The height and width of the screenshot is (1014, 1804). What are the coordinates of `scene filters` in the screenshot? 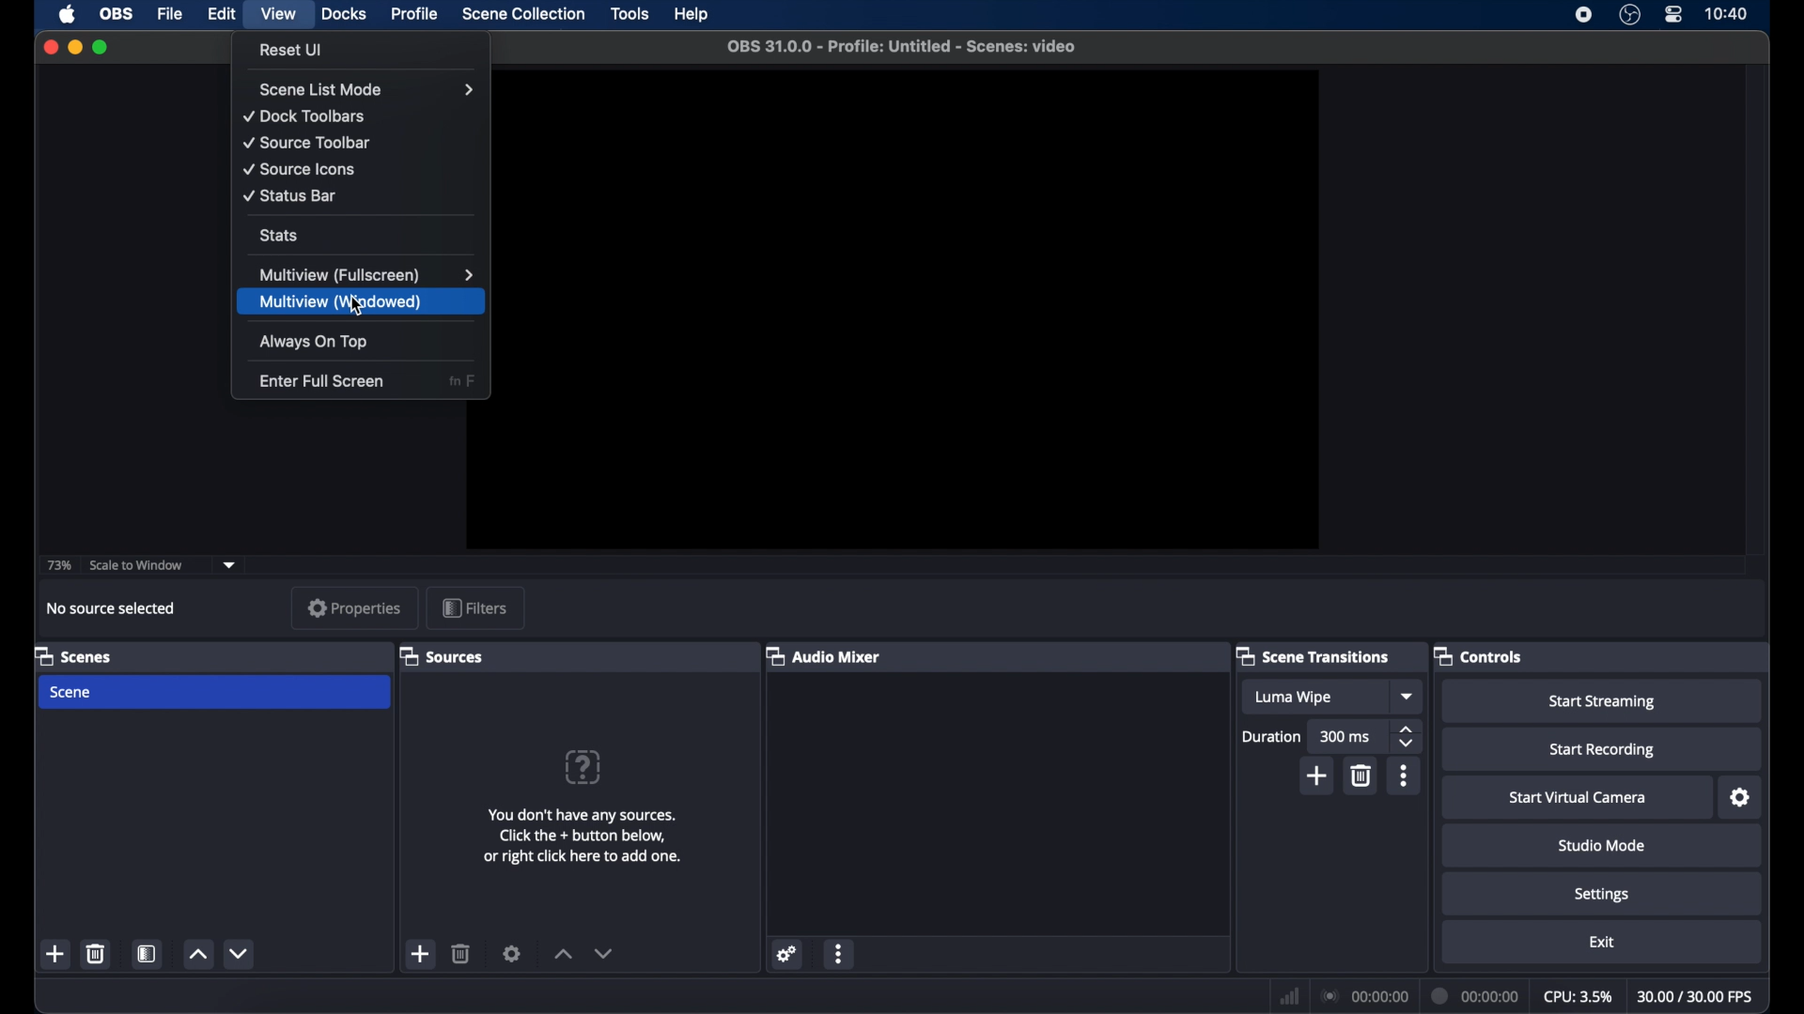 It's located at (147, 954).